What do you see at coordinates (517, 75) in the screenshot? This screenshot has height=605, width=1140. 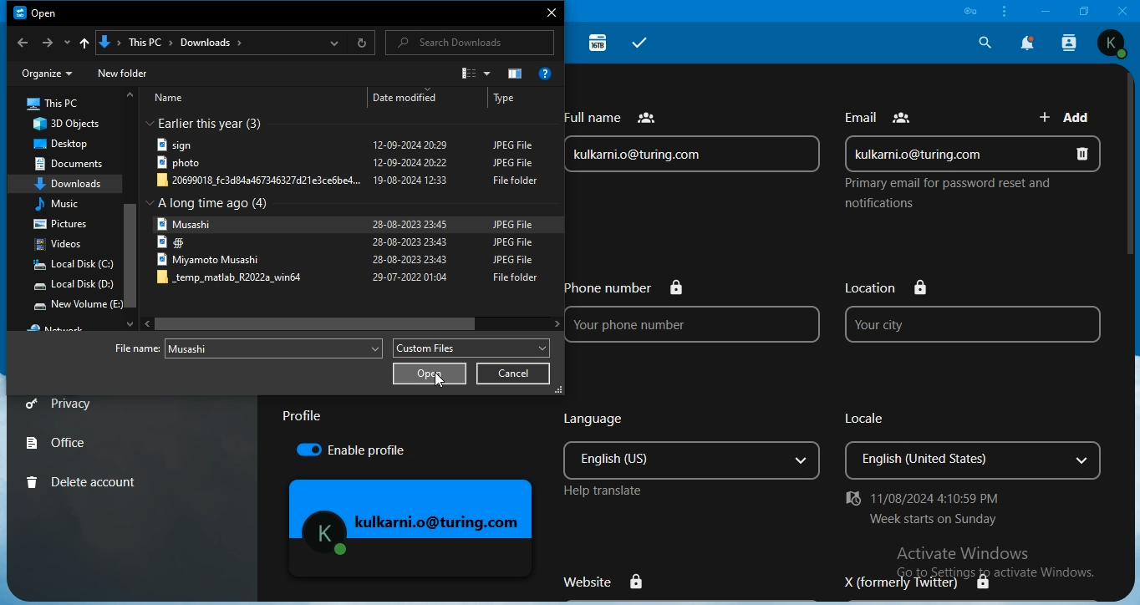 I see `icon` at bounding box center [517, 75].